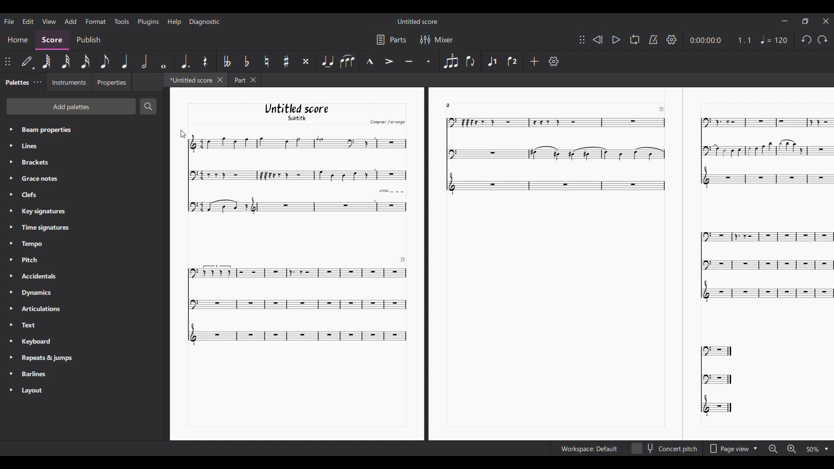 The height and width of the screenshot is (469, 834). Describe the element at coordinates (227, 61) in the screenshot. I see `Toggle double flat` at that location.